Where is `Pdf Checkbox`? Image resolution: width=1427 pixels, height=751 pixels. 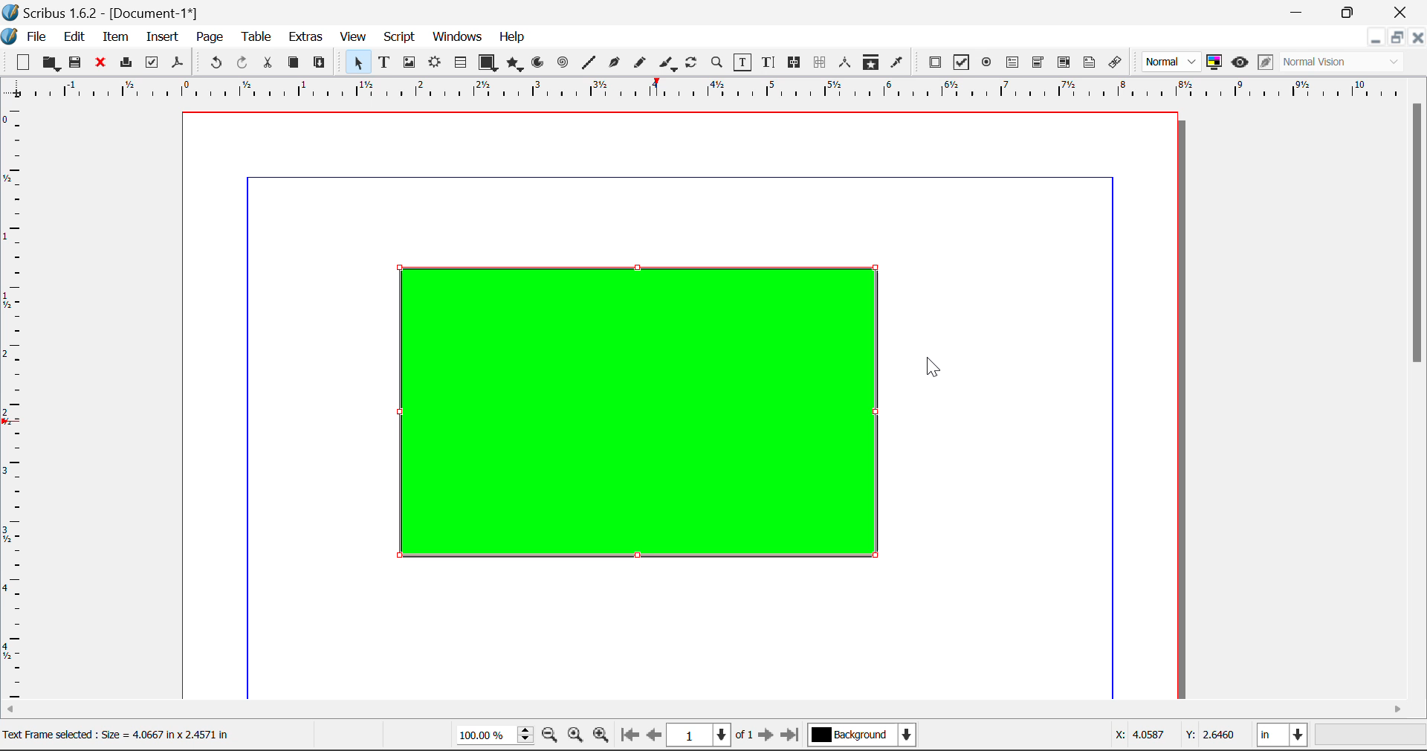
Pdf Checkbox is located at coordinates (962, 62).